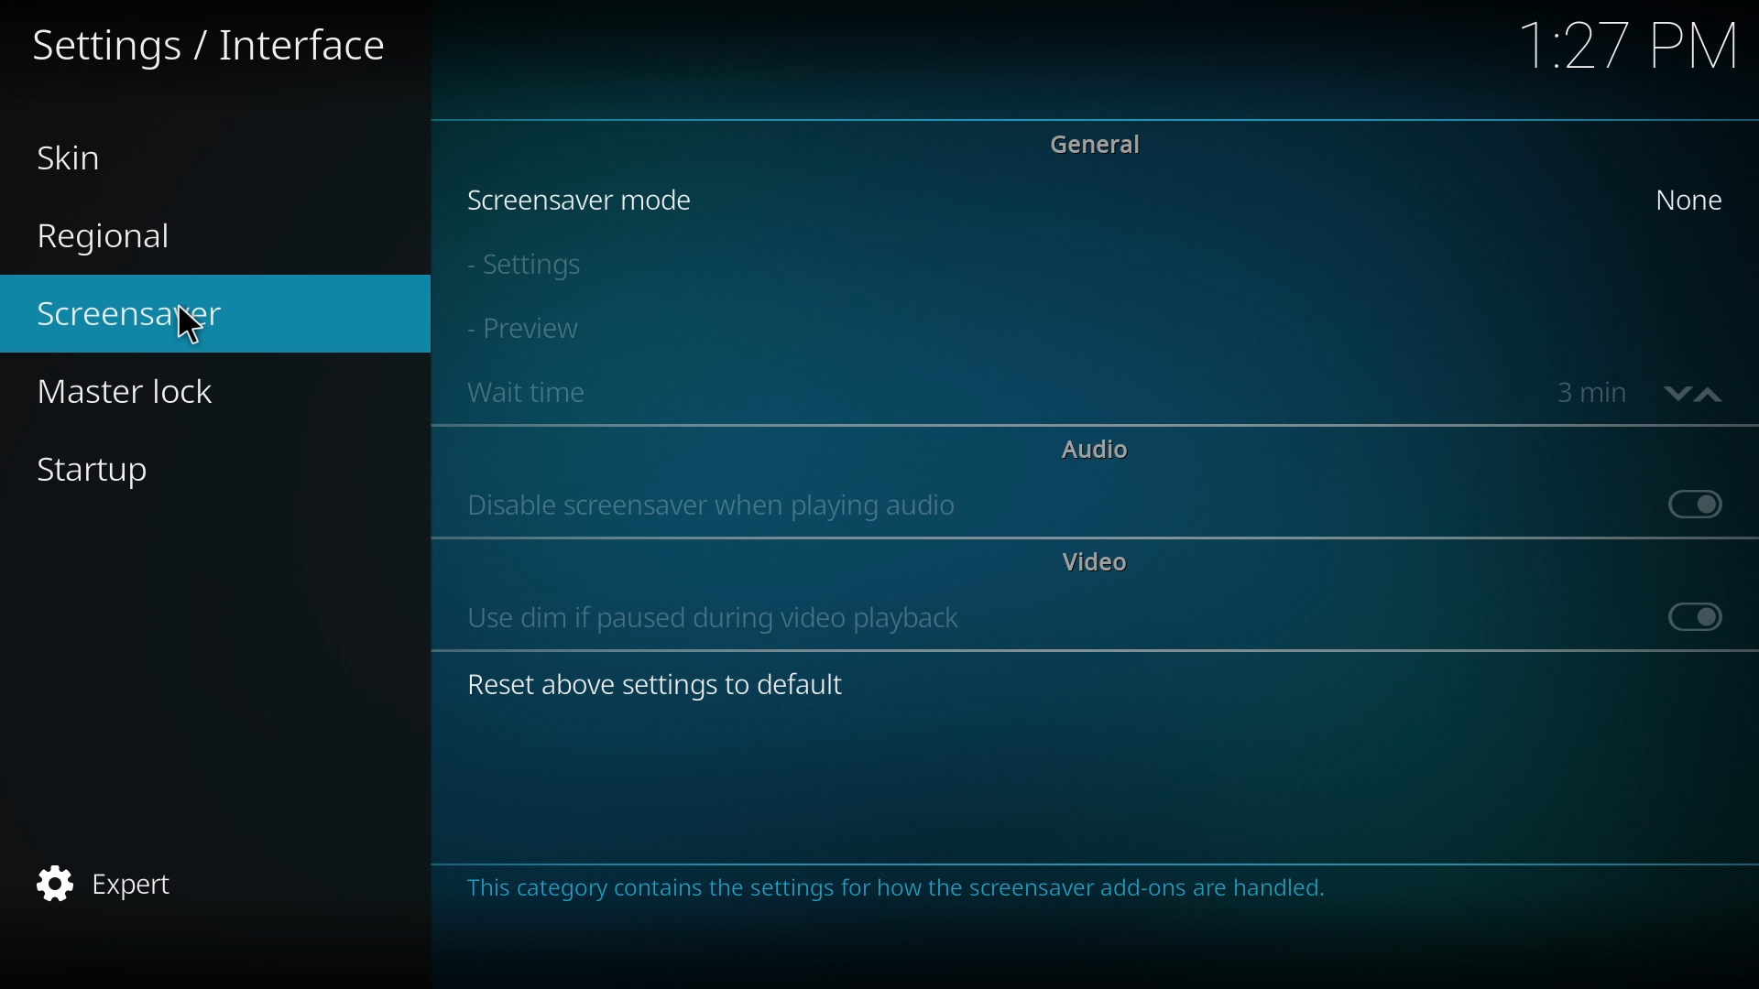 The height and width of the screenshot is (989, 1759). What do you see at coordinates (667, 688) in the screenshot?
I see `reset above settings to default` at bounding box center [667, 688].